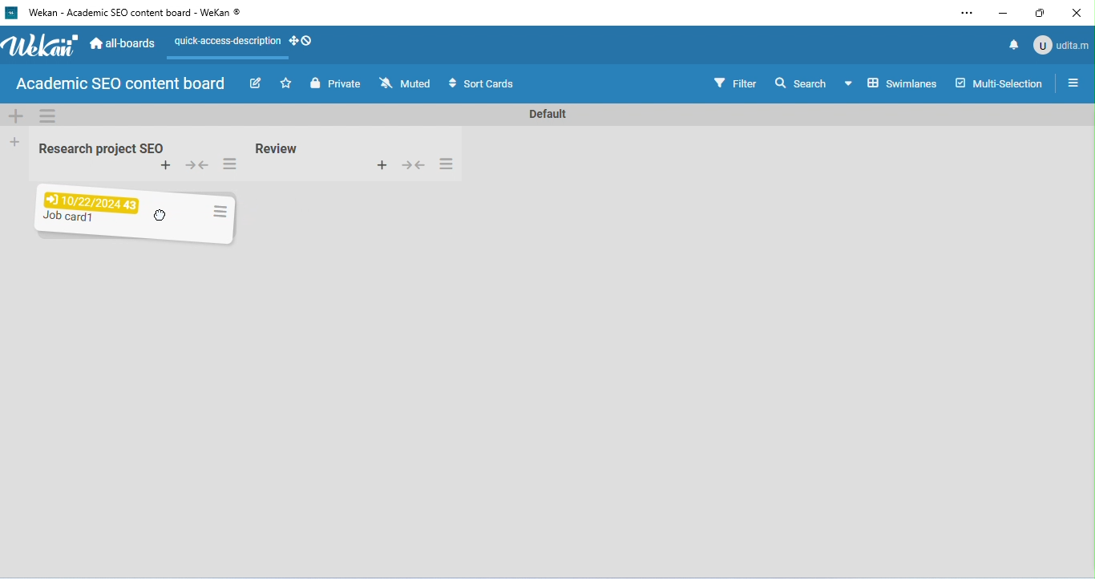 This screenshot has height=579, width=1095. Describe the element at coordinates (163, 225) in the screenshot. I see `cursor` at that location.